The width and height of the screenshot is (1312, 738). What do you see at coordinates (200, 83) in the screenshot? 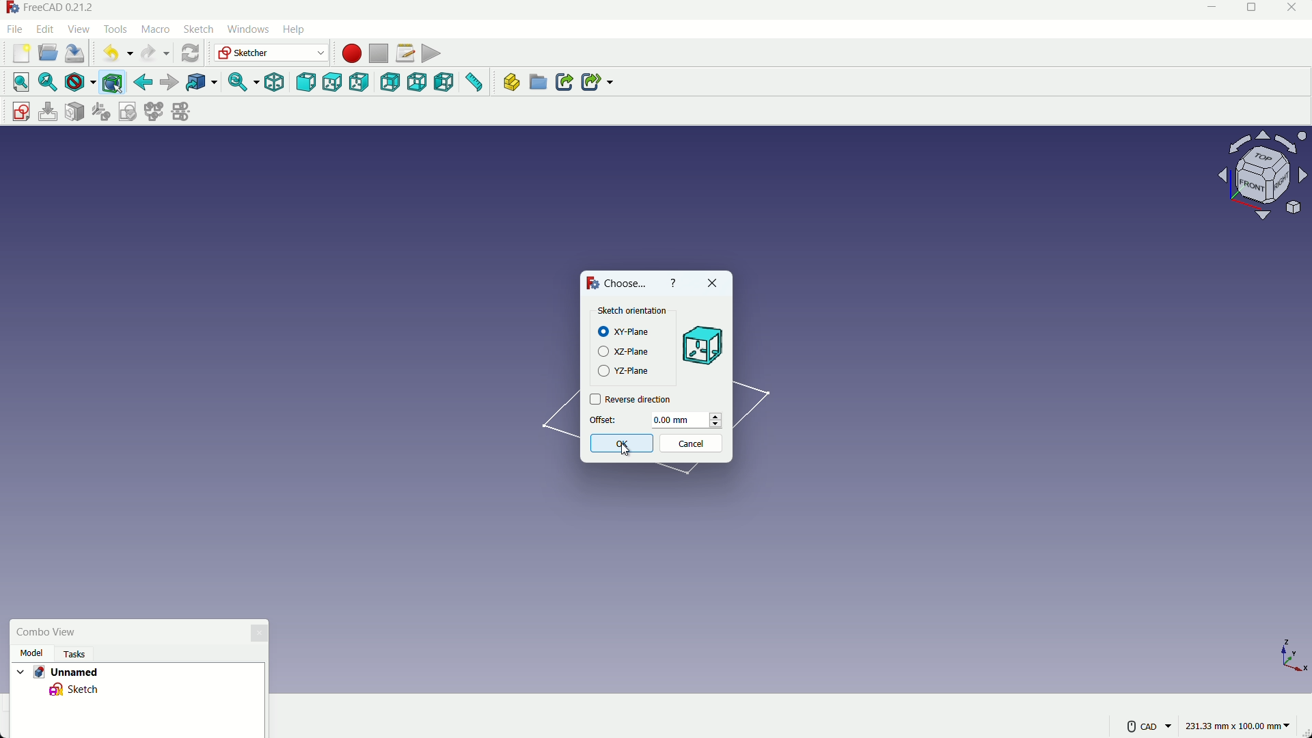
I see `link to the object` at bounding box center [200, 83].